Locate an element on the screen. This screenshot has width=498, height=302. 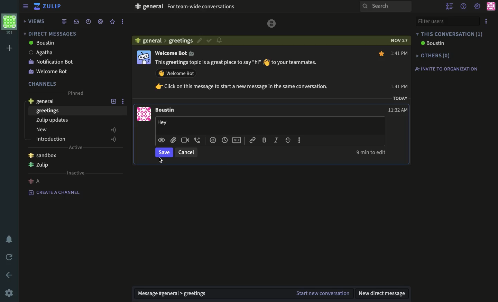
views is located at coordinates (35, 21).